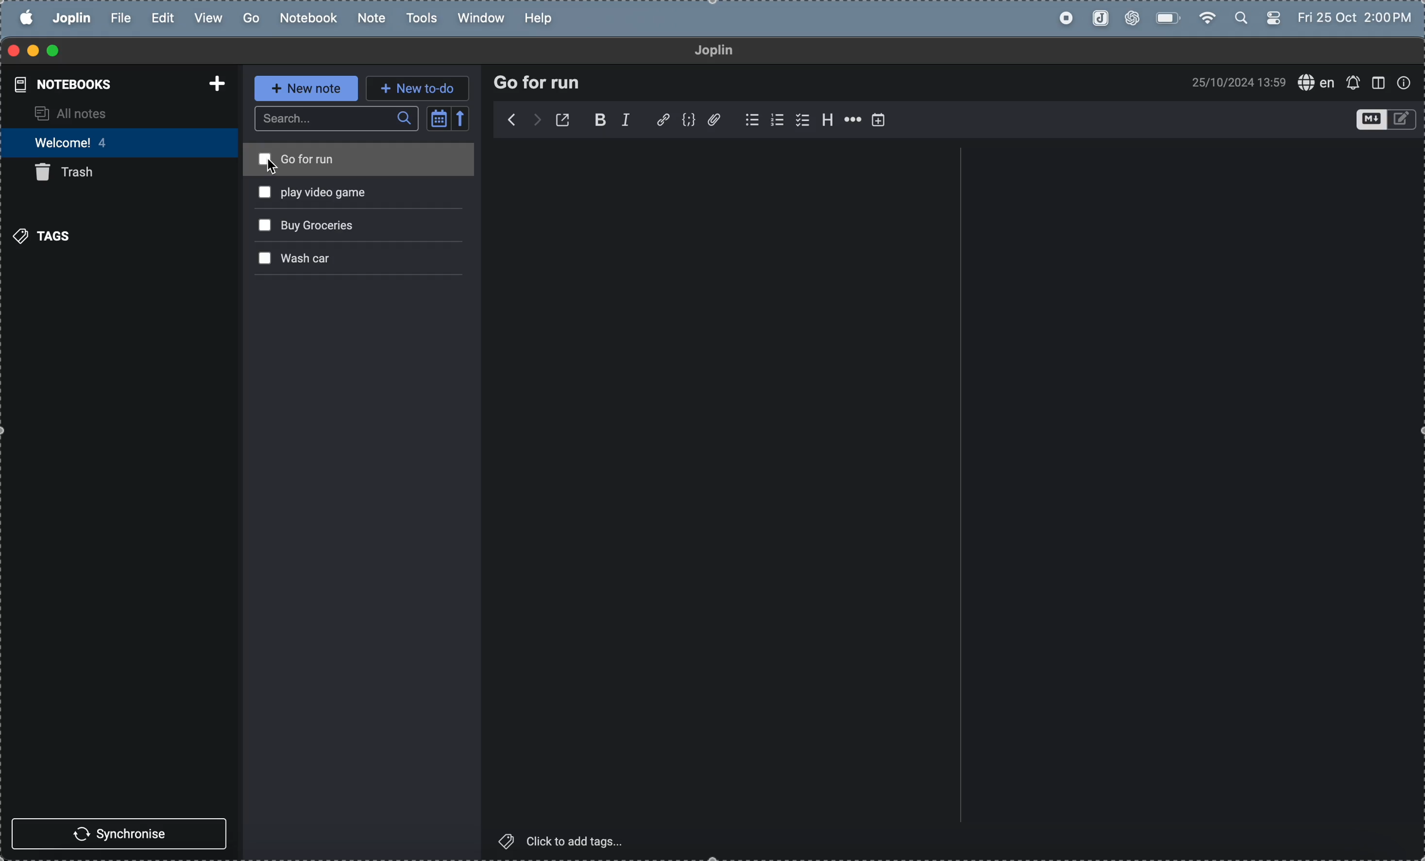 The image size is (1425, 861). Describe the element at coordinates (715, 120) in the screenshot. I see `attach file` at that location.